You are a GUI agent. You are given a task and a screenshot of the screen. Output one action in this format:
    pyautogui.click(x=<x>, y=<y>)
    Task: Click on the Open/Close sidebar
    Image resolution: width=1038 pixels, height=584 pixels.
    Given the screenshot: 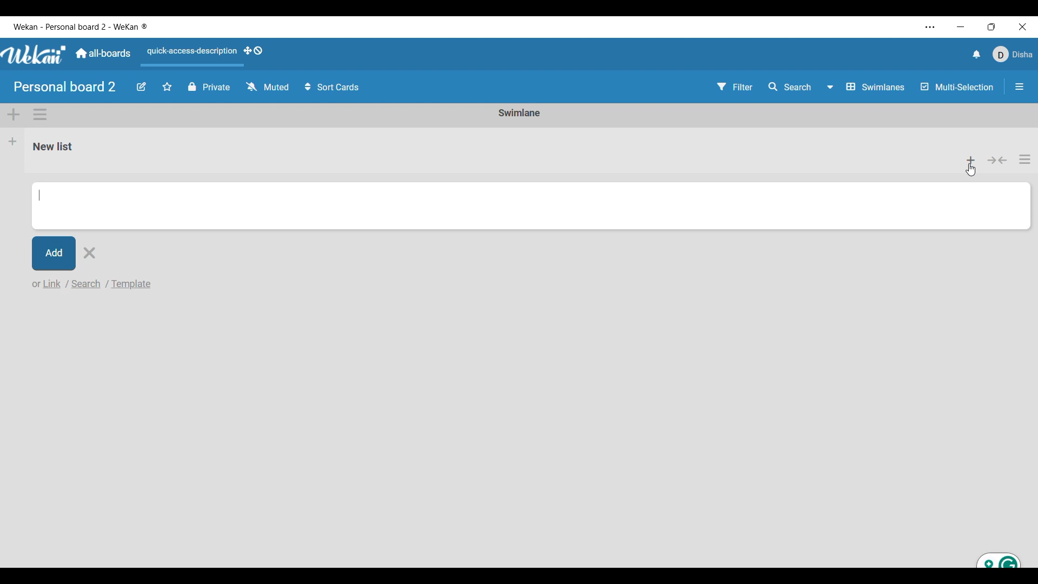 What is the action you would take?
    pyautogui.click(x=1020, y=87)
    